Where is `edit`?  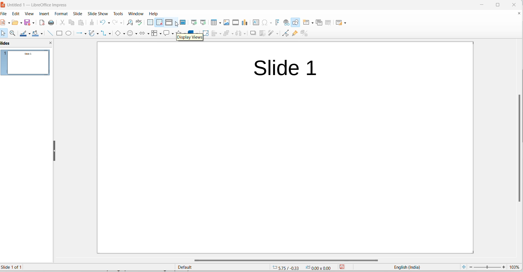 edit is located at coordinates (17, 14).